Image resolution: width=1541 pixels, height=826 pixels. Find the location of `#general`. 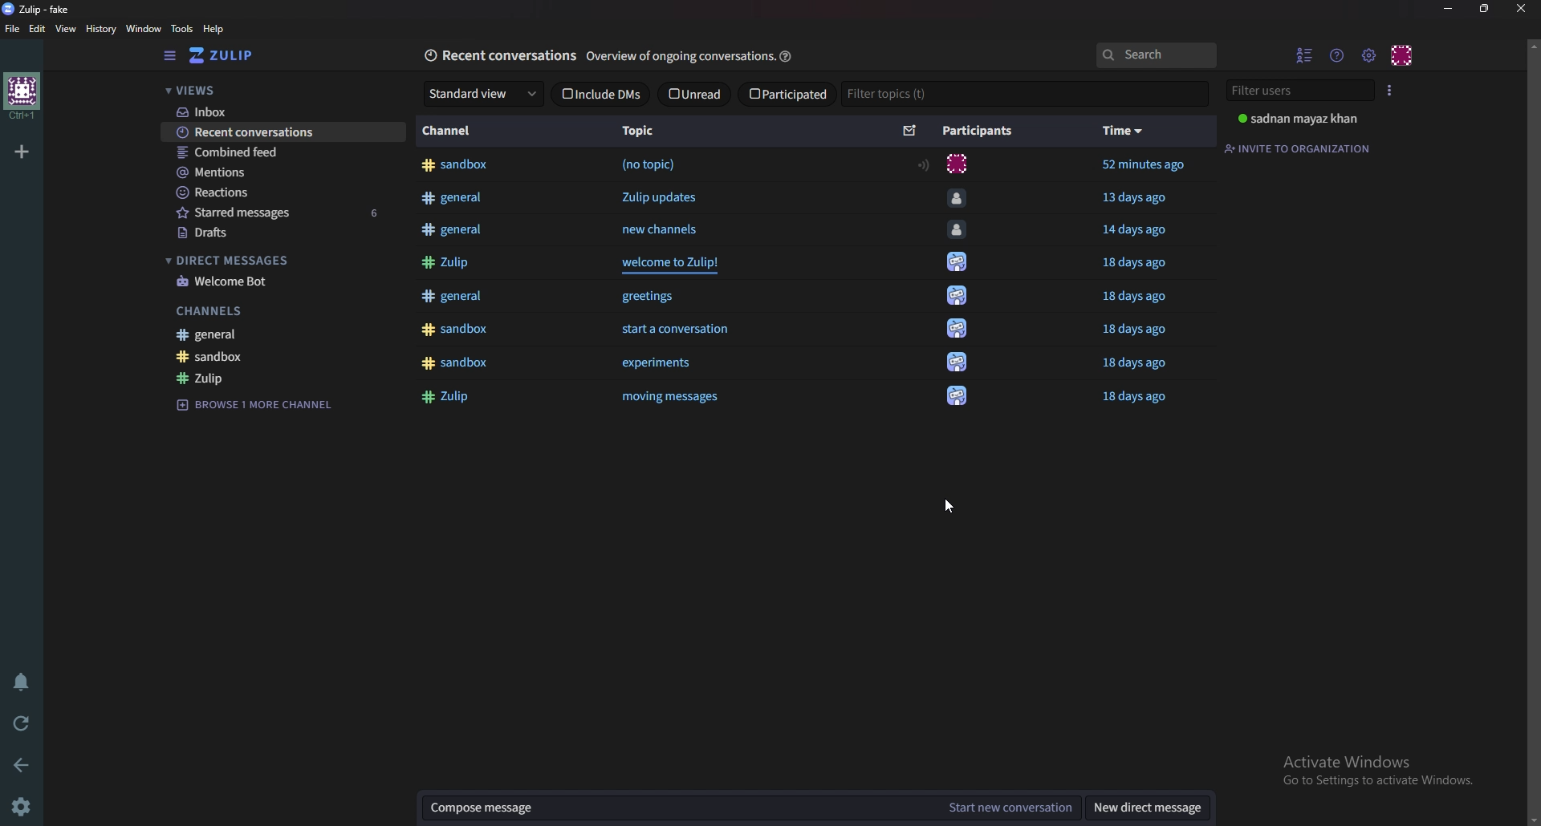

#general is located at coordinates (449, 299).